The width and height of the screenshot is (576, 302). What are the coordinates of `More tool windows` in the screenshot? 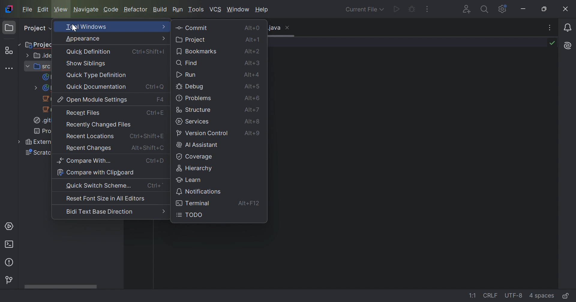 It's located at (10, 69).